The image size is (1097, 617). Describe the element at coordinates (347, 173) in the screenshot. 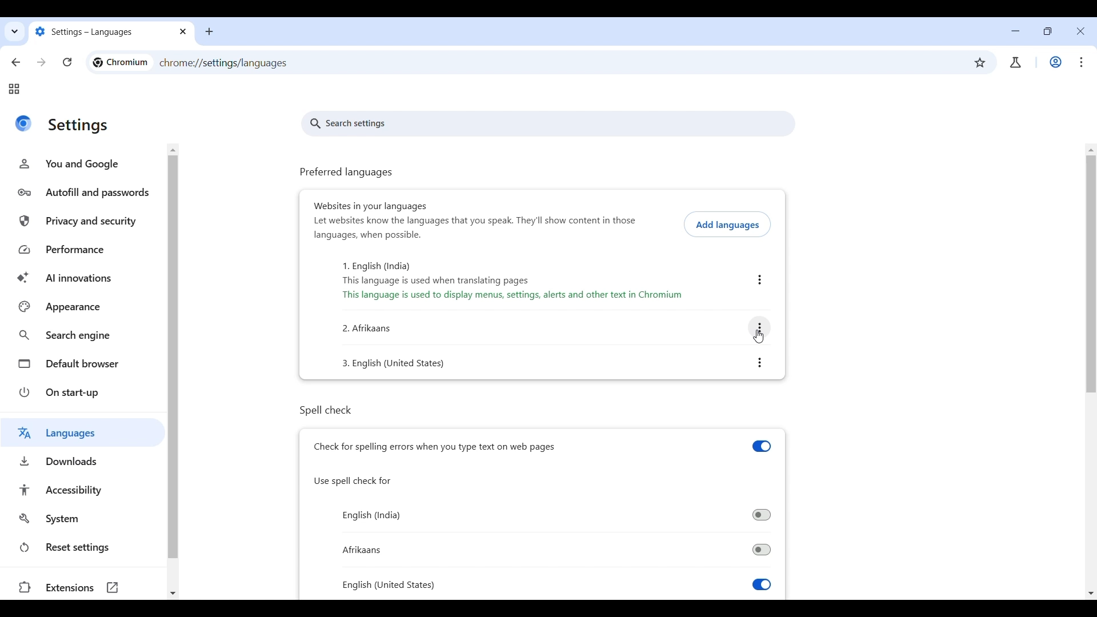

I see `preferred languages` at that location.